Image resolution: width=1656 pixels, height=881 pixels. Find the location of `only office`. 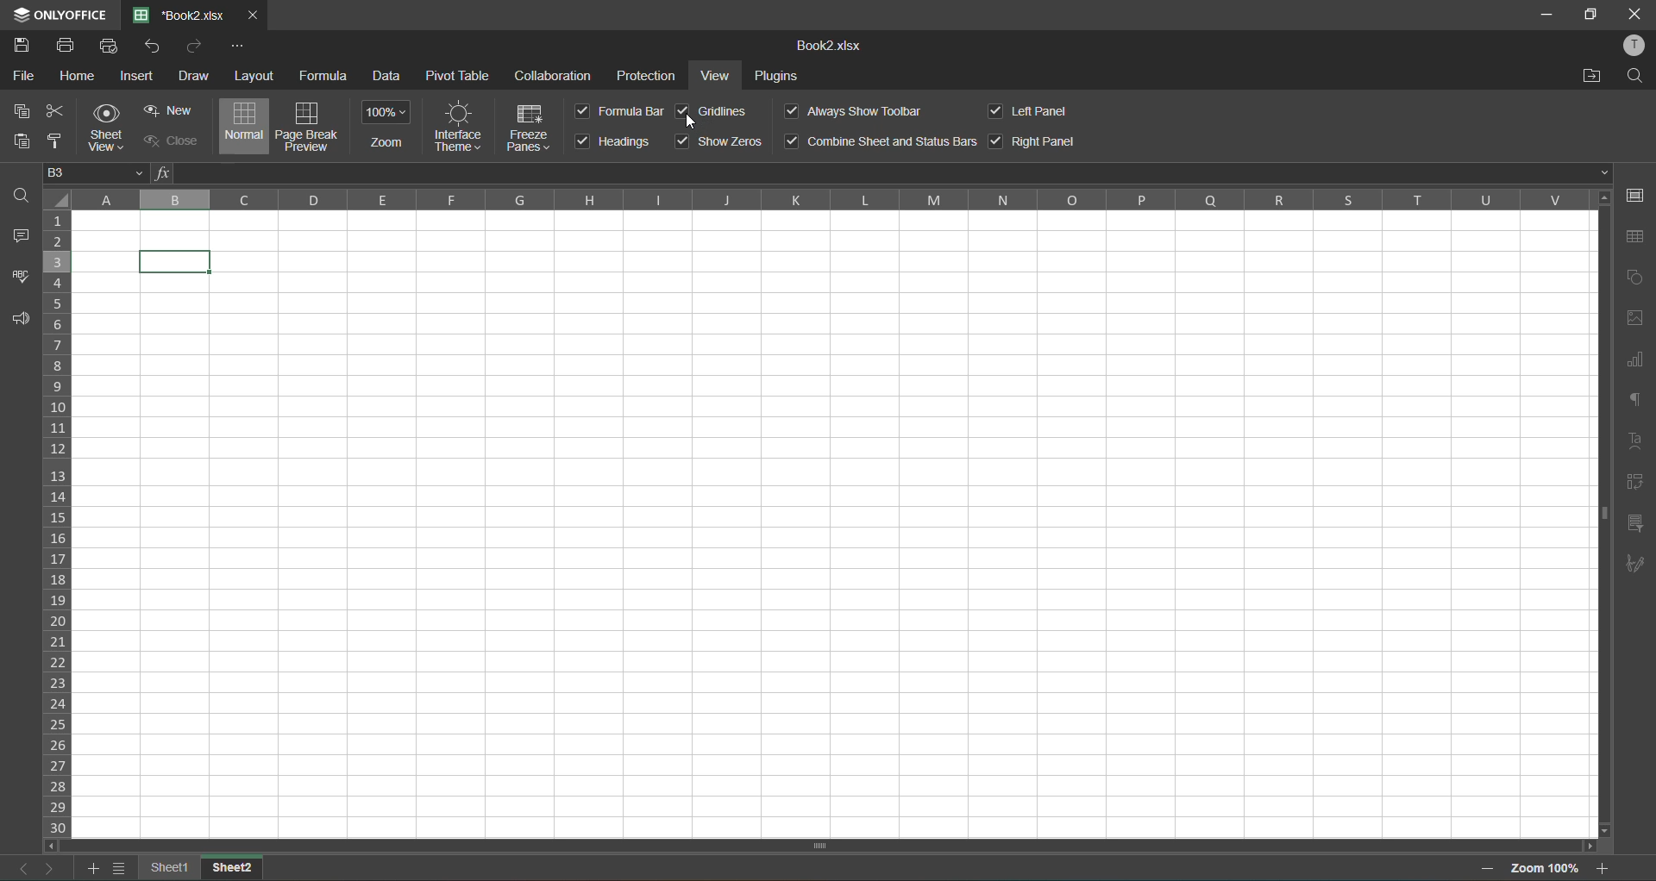

only office is located at coordinates (59, 13).